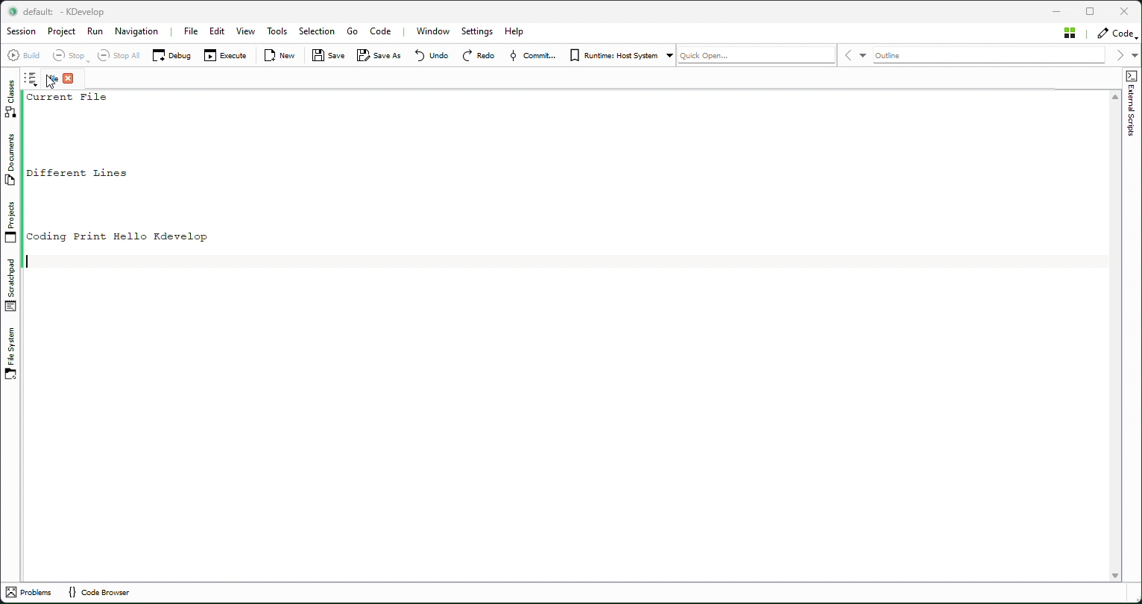 This screenshot has width=1142, height=604. I want to click on File system, so click(10, 355).